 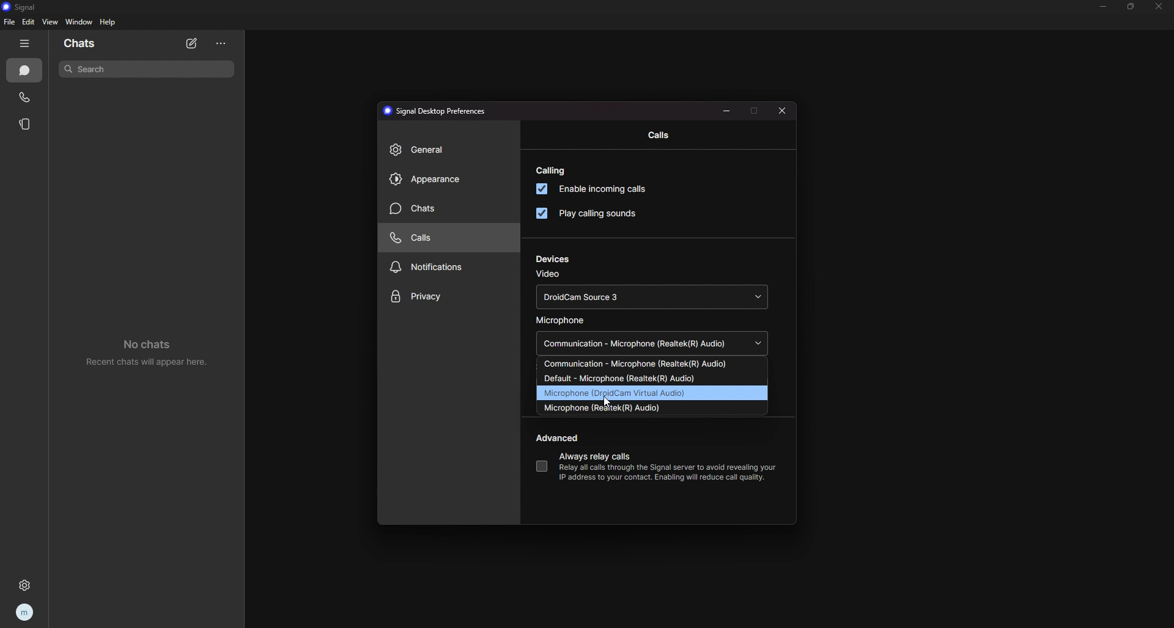 I want to click on help, so click(x=109, y=22).